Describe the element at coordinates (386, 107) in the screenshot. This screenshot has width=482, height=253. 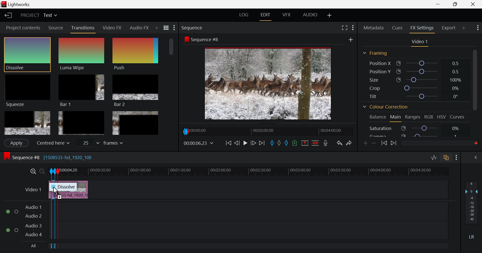
I see `Colour Correction Section` at that location.